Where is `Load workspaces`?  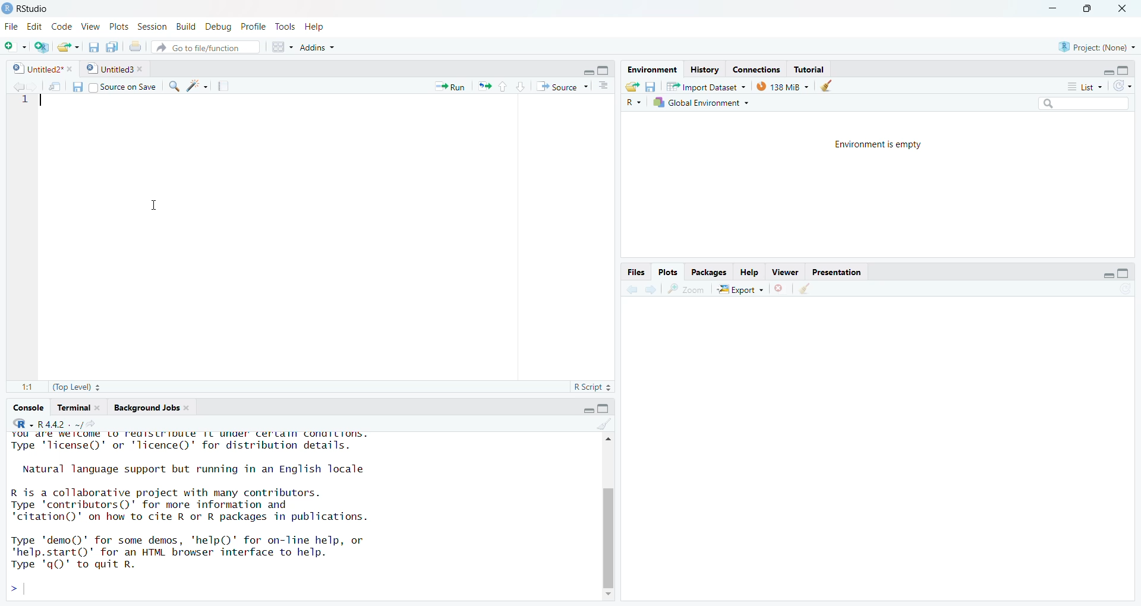
Load workspaces is located at coordinates (634, 86).